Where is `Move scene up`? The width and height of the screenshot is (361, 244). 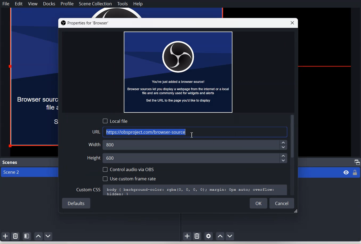
Move scene up is located at coordinates (39, 236).